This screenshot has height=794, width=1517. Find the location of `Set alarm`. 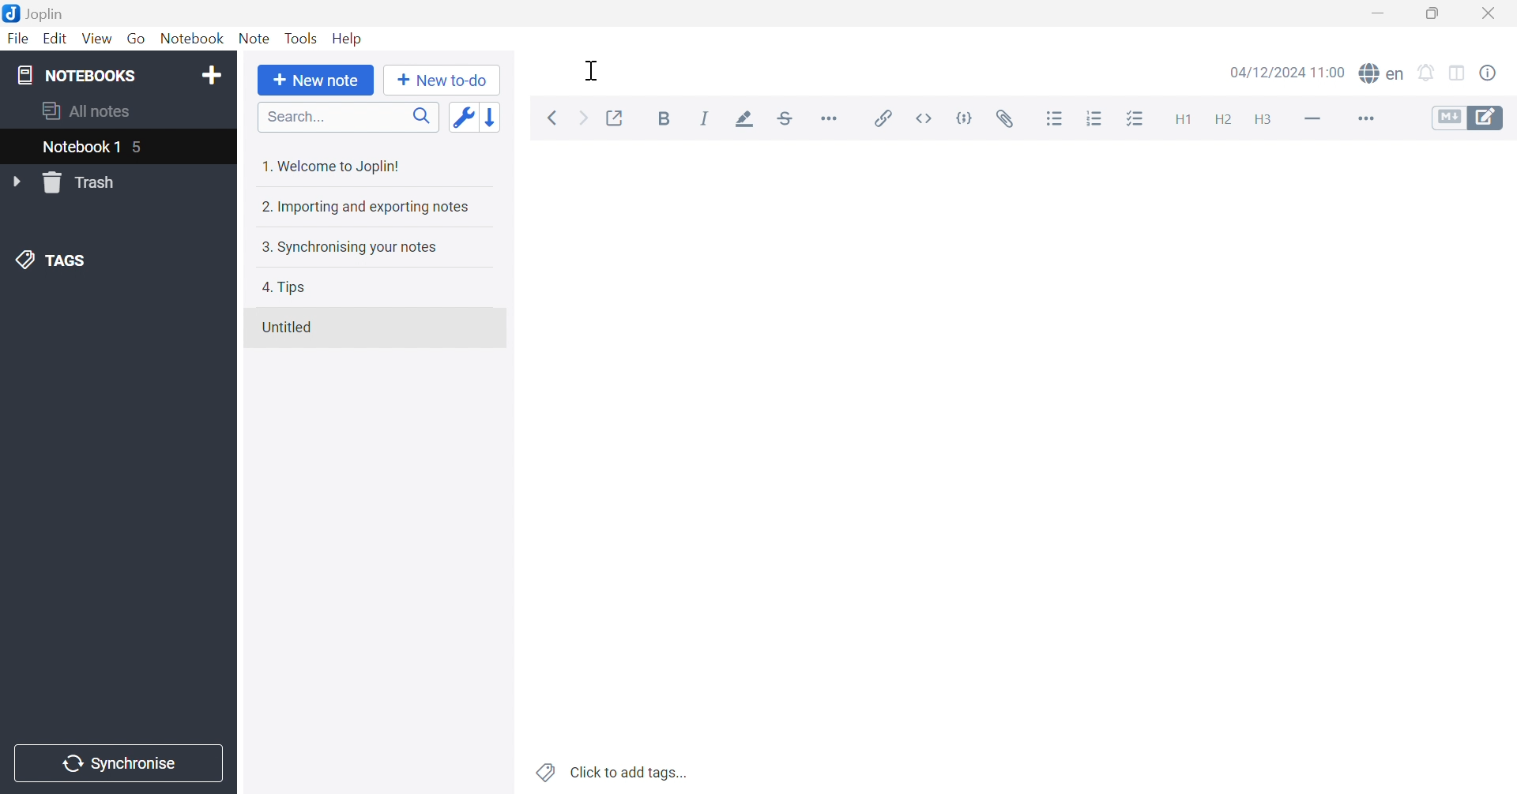

Set alarm is located at coordinates (1428, 72).